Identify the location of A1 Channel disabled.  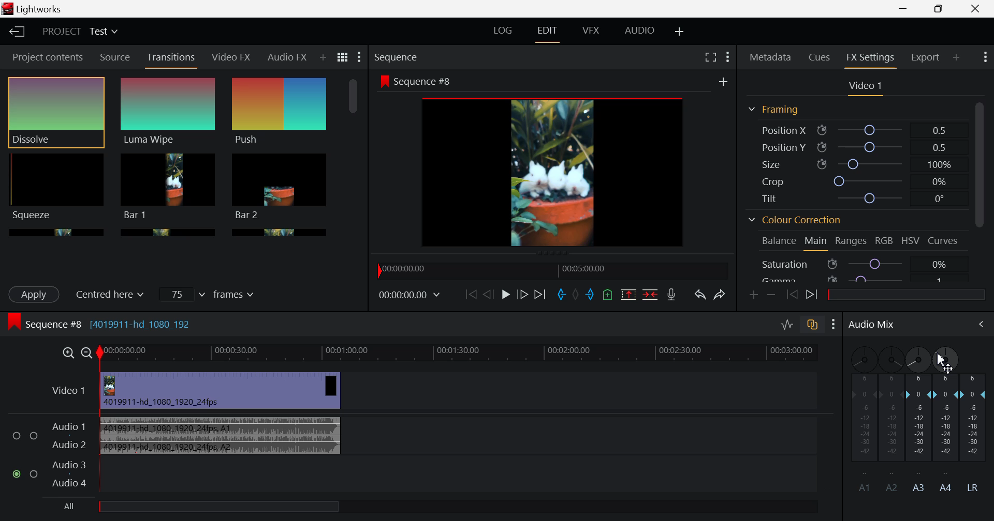
(860, 419).